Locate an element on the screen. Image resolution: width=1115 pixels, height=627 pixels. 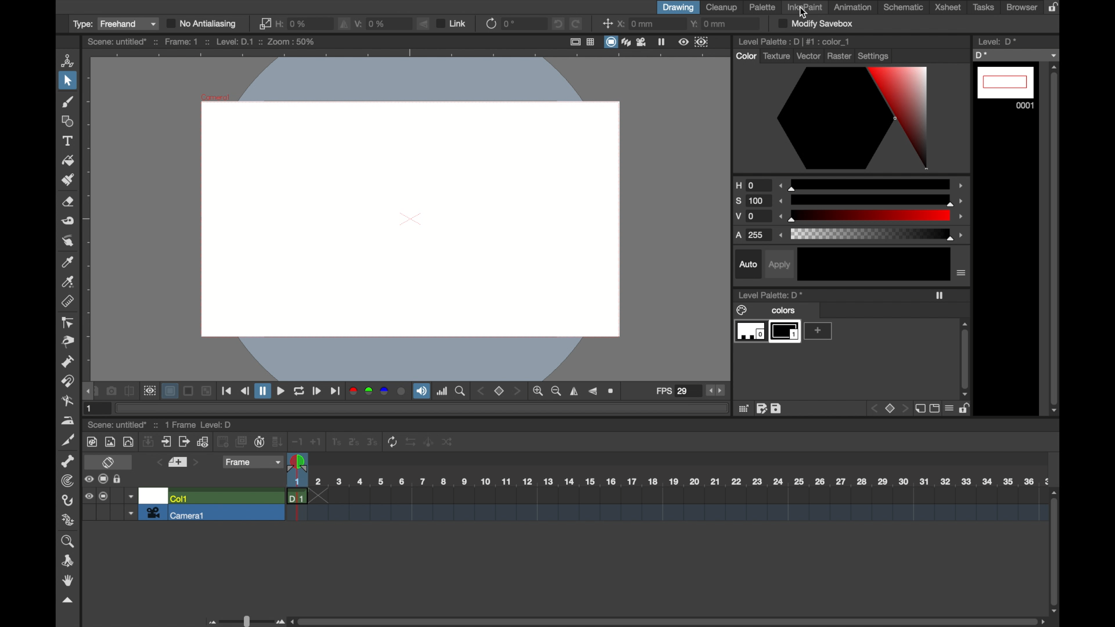
colors is located at coordinates (767, 310).